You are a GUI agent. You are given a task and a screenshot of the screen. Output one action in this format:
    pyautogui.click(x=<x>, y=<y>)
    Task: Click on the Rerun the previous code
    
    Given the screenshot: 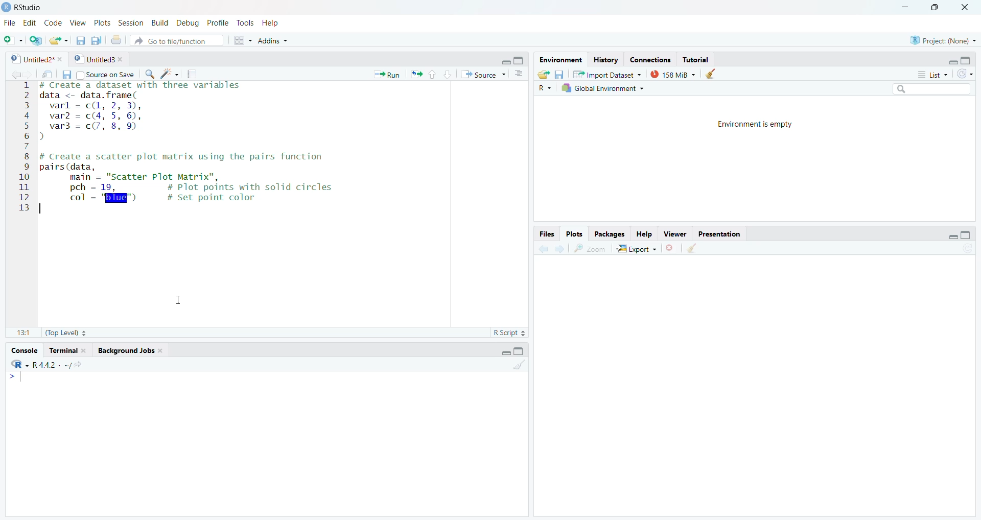 What is the action you would take?
    pyautogui.click(x=431, y=74)
    